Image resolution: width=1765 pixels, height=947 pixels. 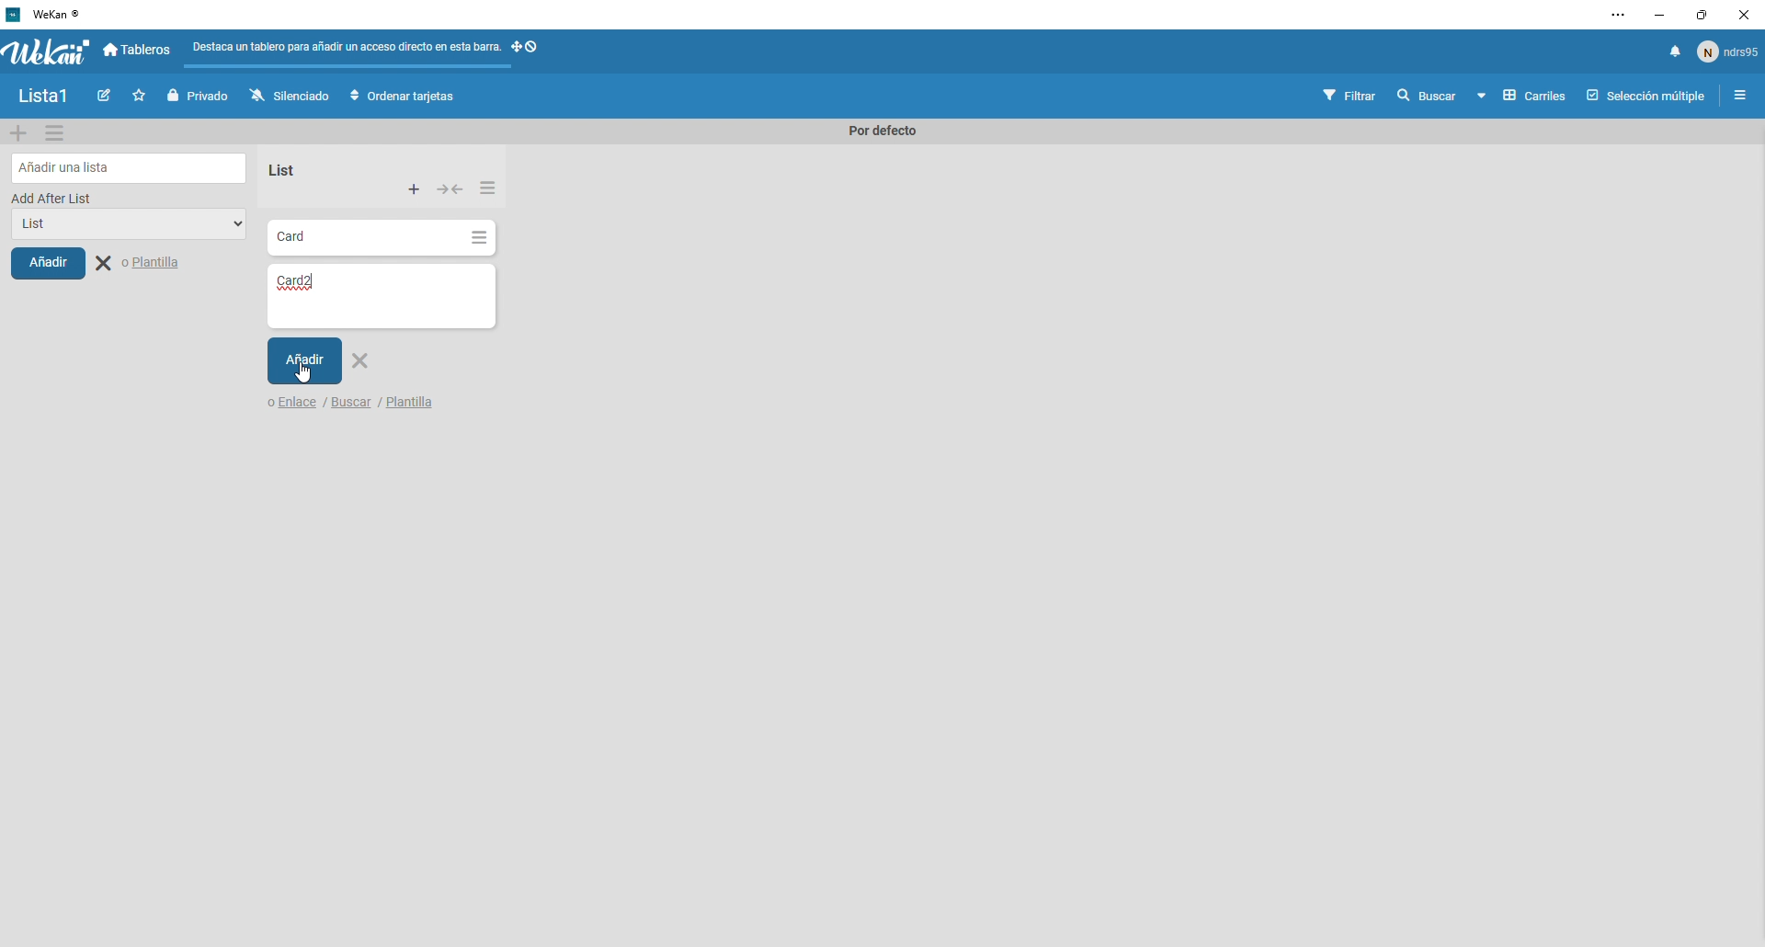 What do you see at coordinates (1696, 17) in the screenshot?
I see `maximise` at bounding box center [1696, 17].